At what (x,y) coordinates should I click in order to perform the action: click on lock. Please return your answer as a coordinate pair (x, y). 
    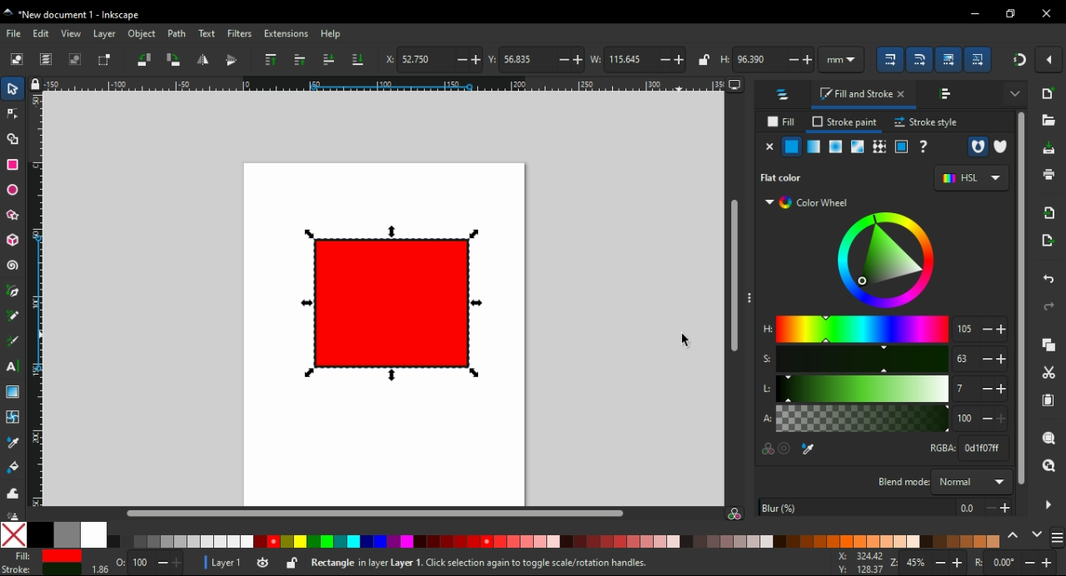
    Looking at the image, I should click on (34, 84).